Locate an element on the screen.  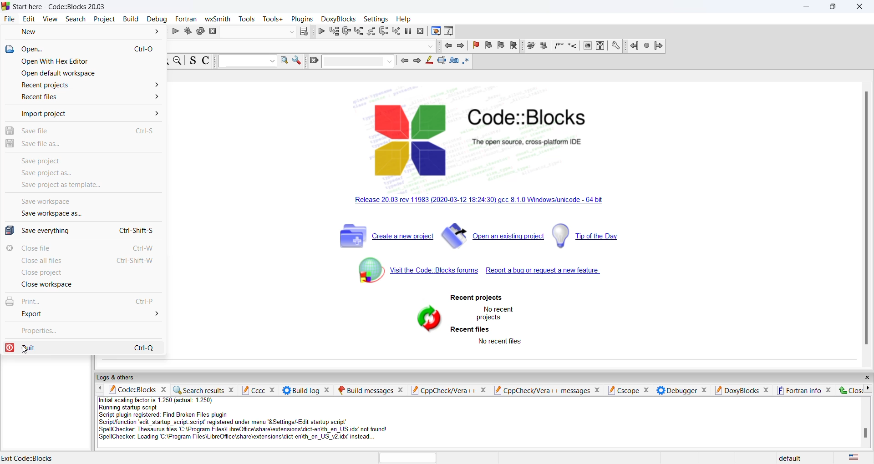
Close project is located at coordinates (45, 272).